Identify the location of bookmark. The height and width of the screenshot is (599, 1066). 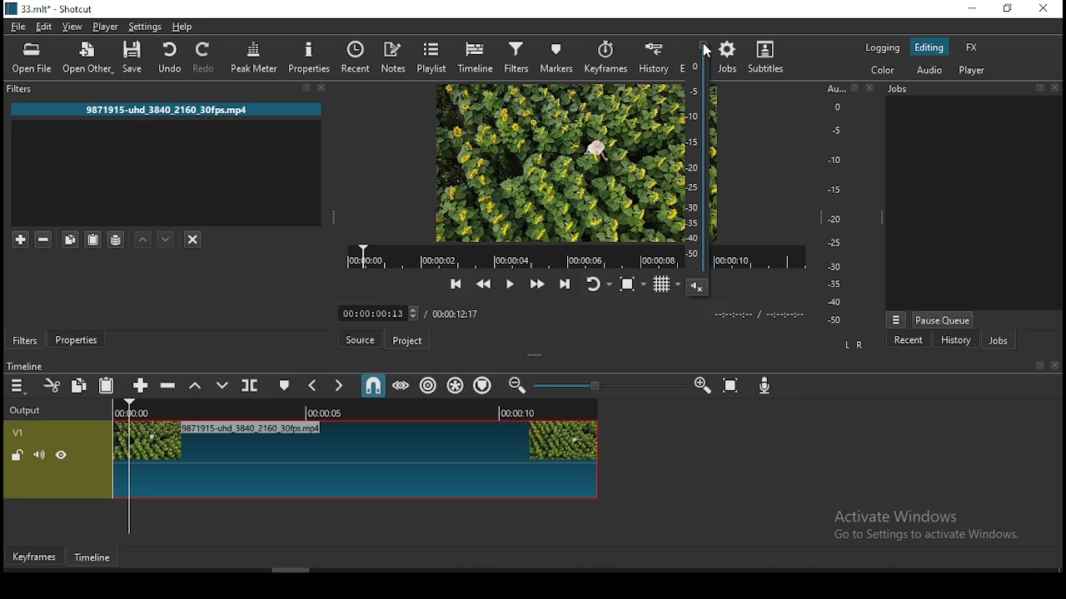
(1035, 92).